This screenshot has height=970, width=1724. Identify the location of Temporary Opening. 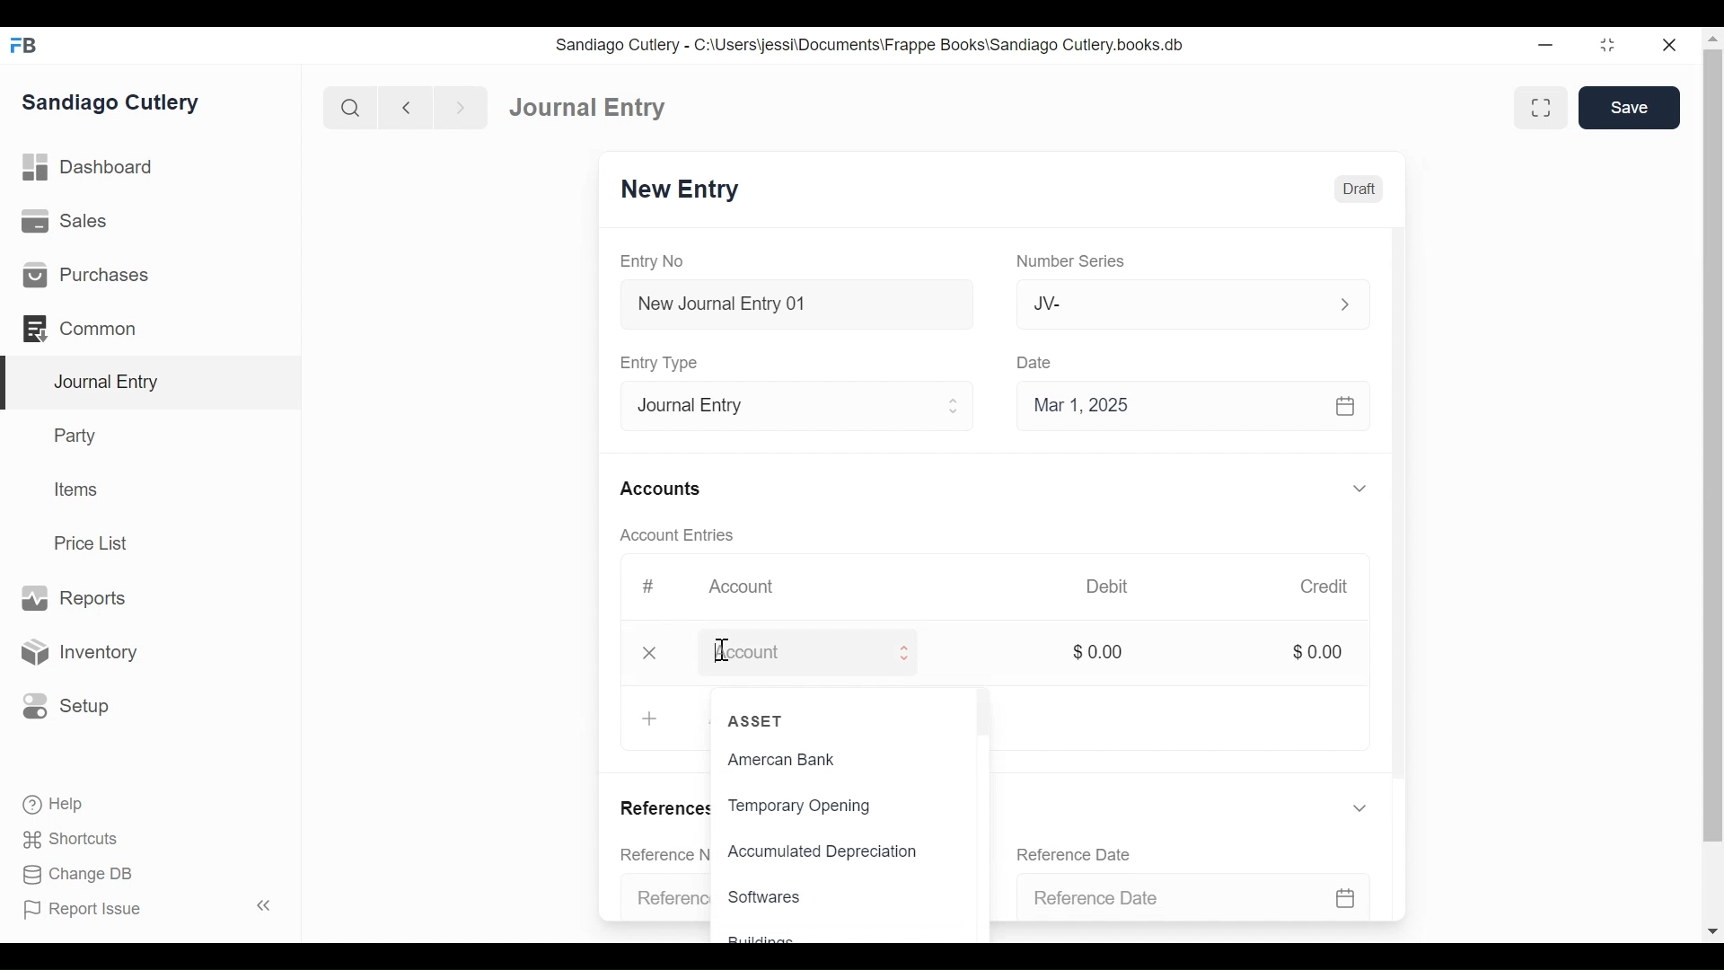
(808, 805).